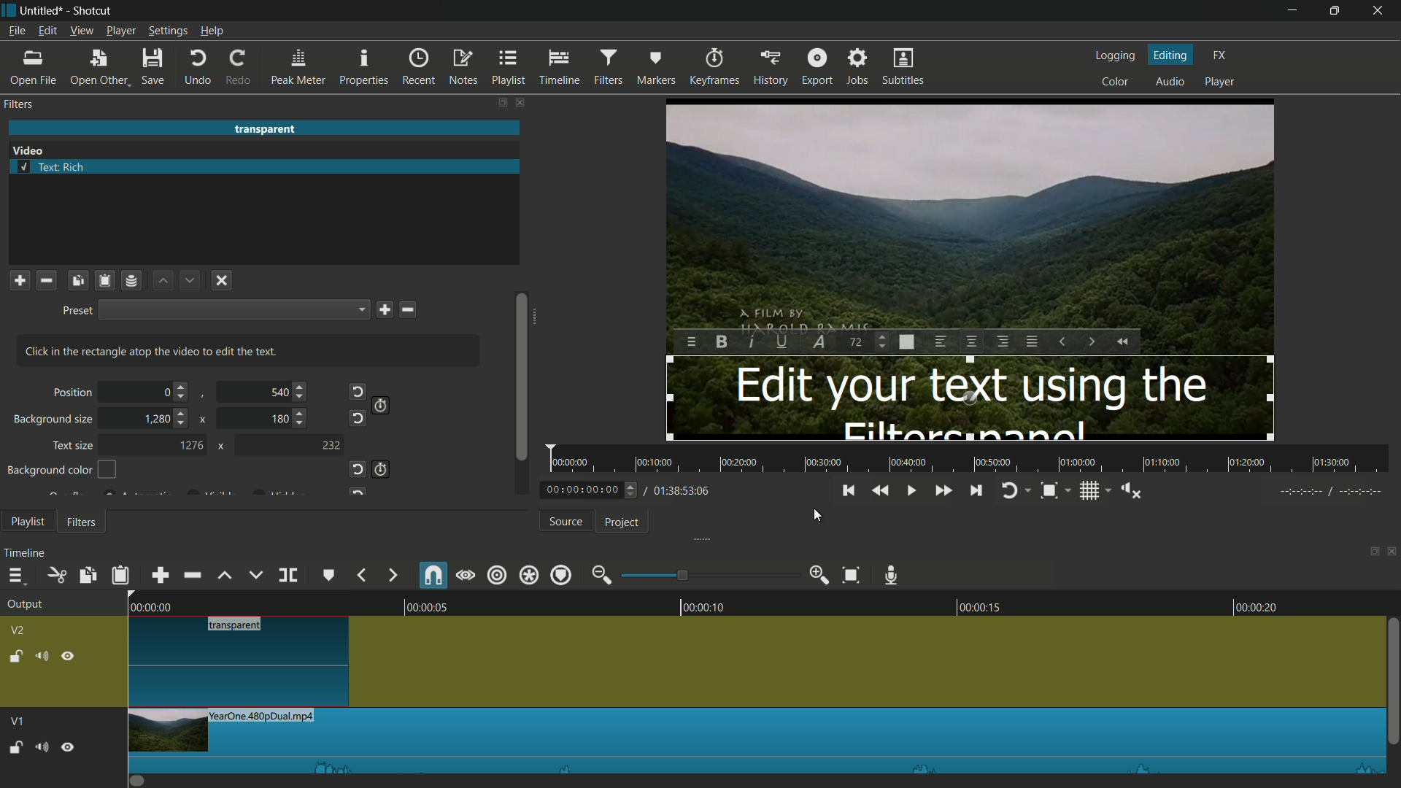 The height and width of the screenshot is (788, 1401). I want to click on font, so click(818, 341).